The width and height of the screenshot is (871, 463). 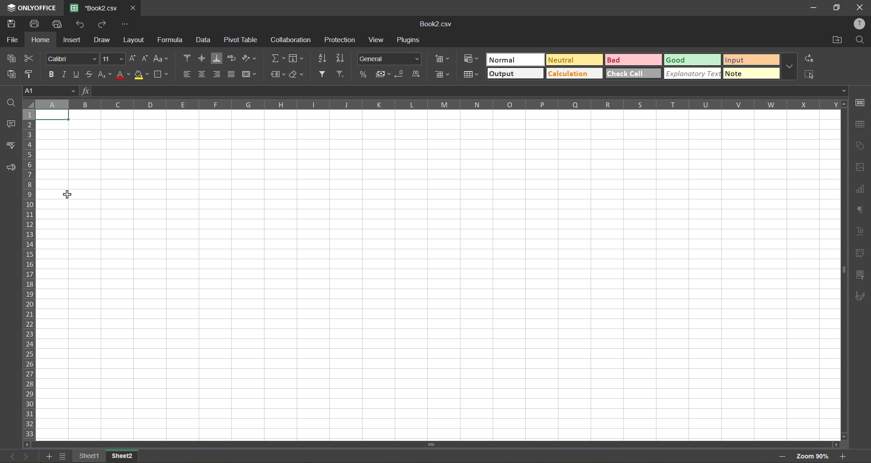 I want to click on select all, so click(x=810, y=73).